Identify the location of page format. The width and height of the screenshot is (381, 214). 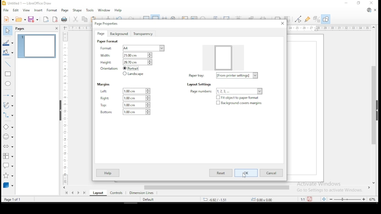
(107, 41).